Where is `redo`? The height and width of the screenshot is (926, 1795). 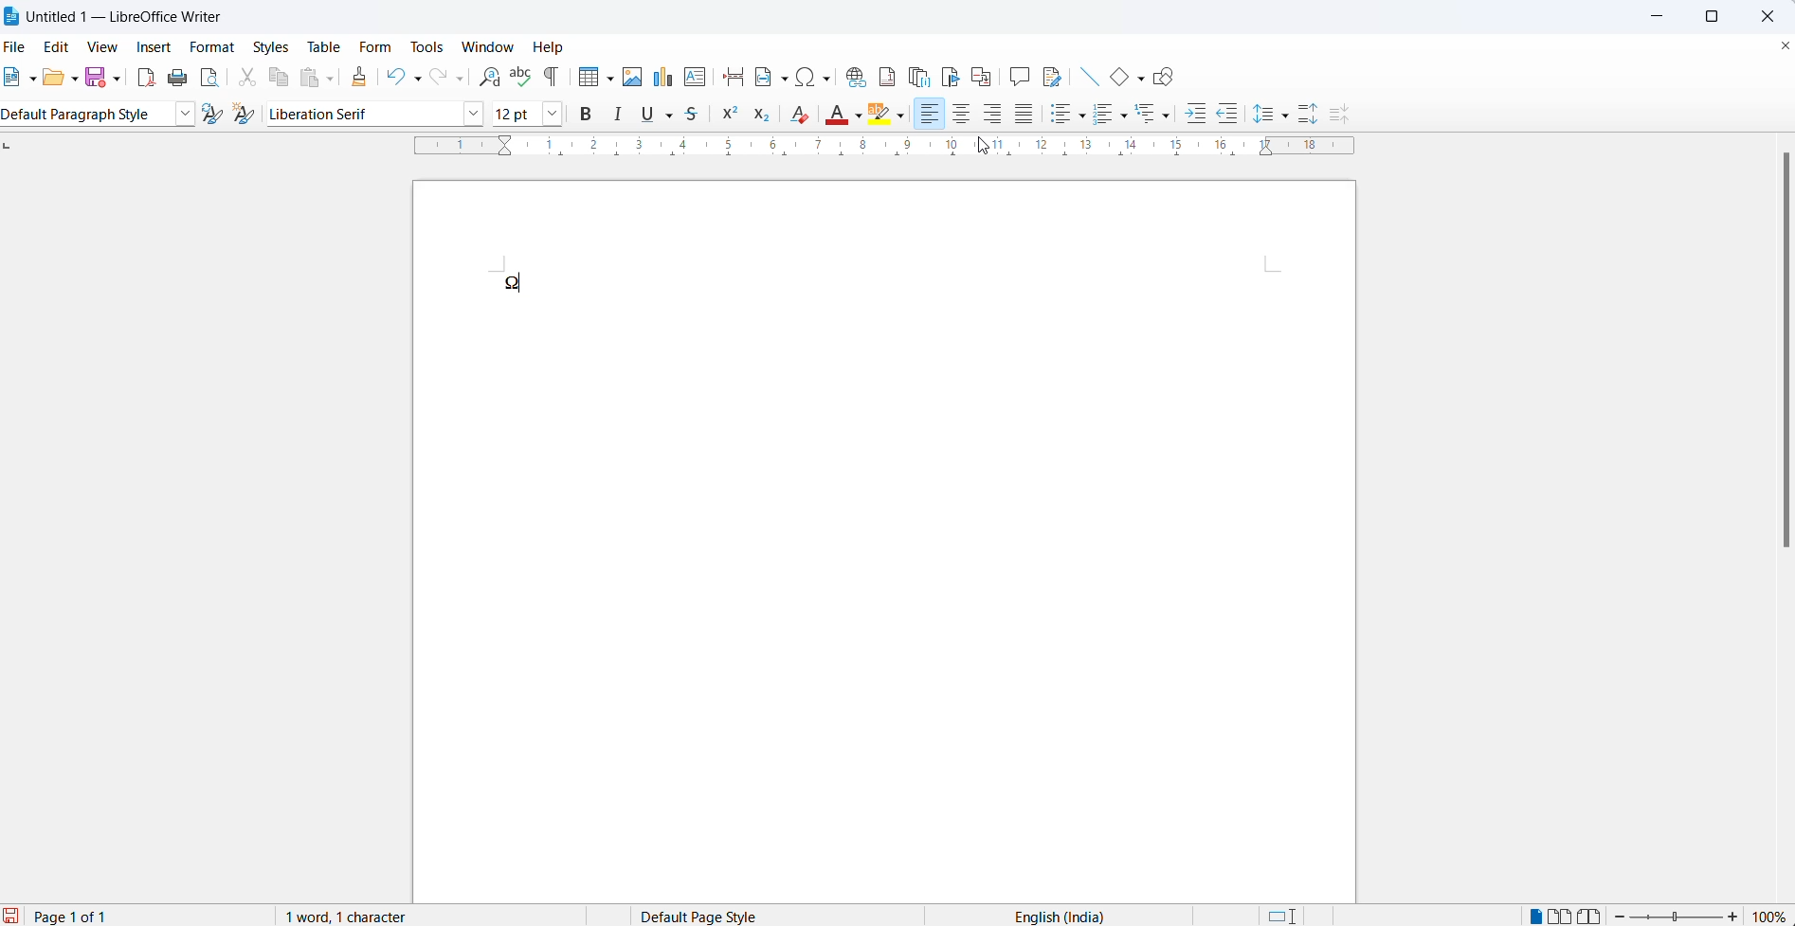
redo is located at coordinates (437, 78).